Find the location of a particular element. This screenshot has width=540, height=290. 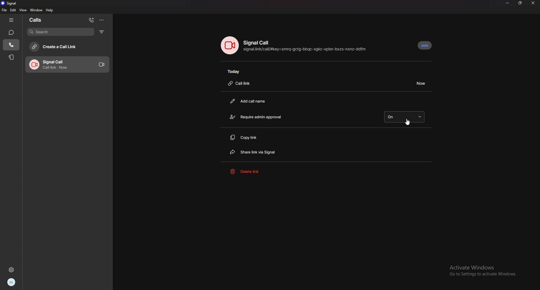

delete link is located at coordinates (253, 171).